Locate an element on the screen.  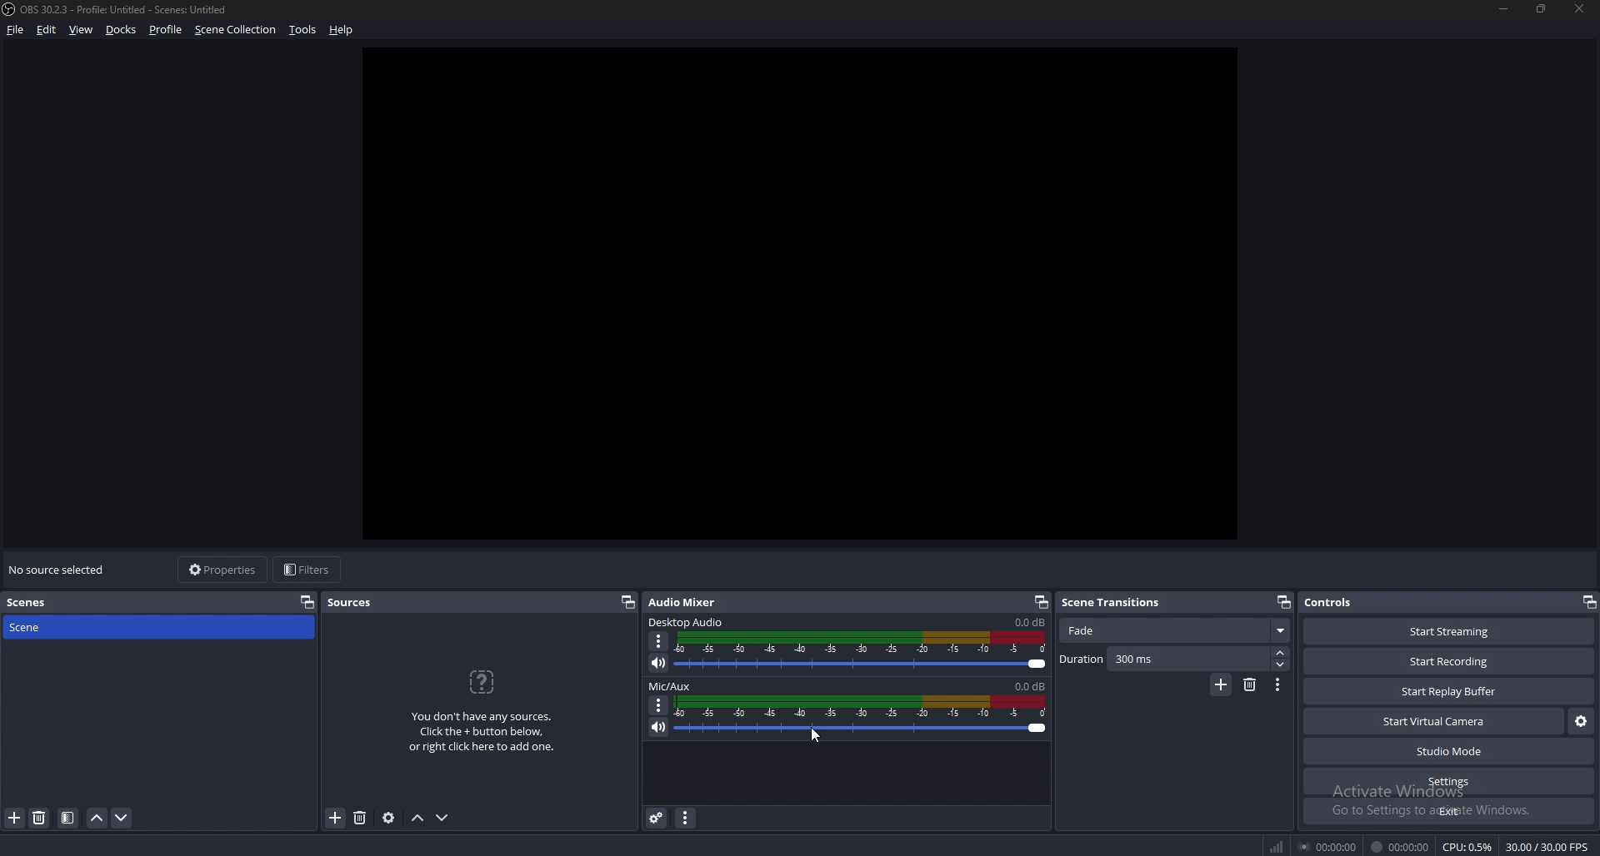
resize is located at coordinates (1542, 9).